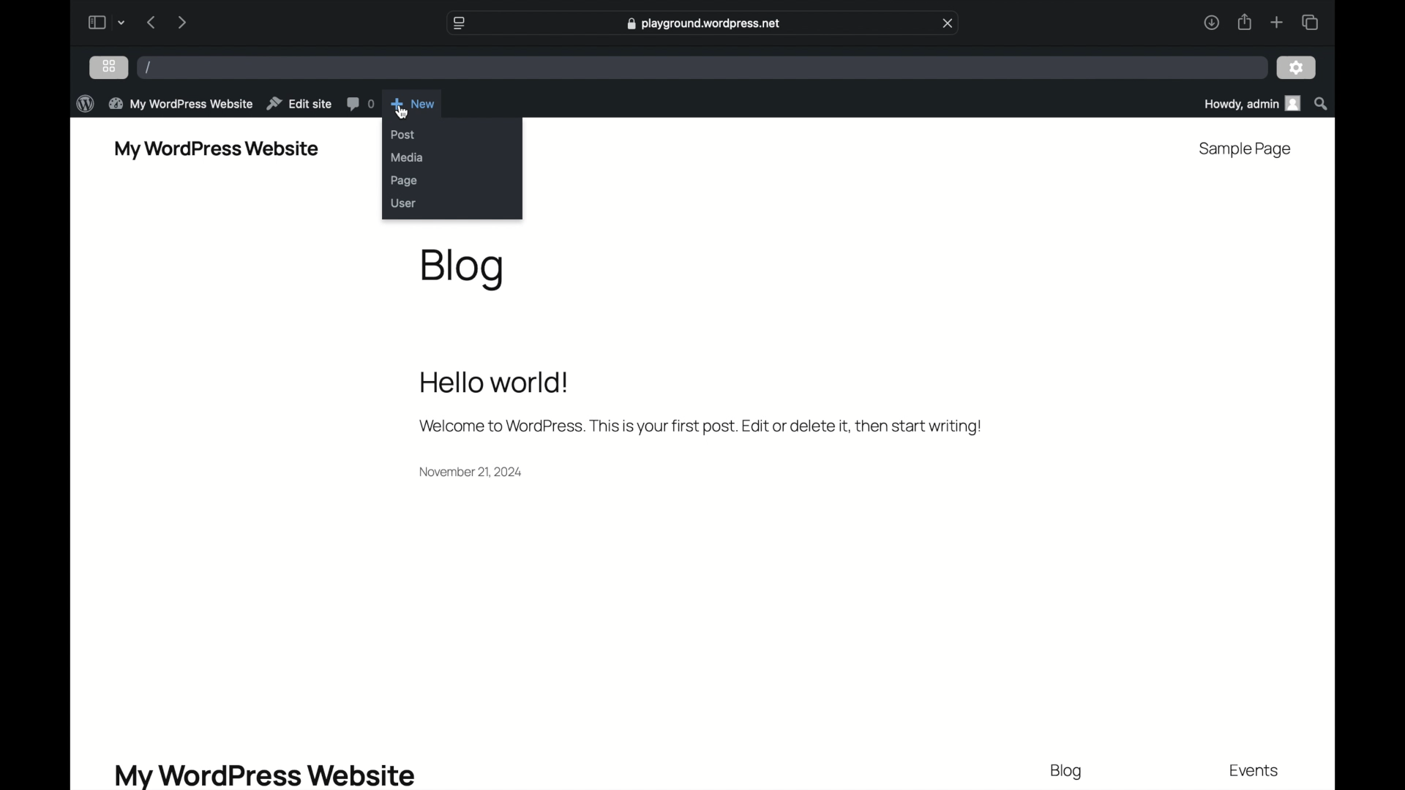 This screenshot has width=1405, height=790. Describe the element at coordinates (265, 775) in the screenshot. I see `my wordpress website` at that location.